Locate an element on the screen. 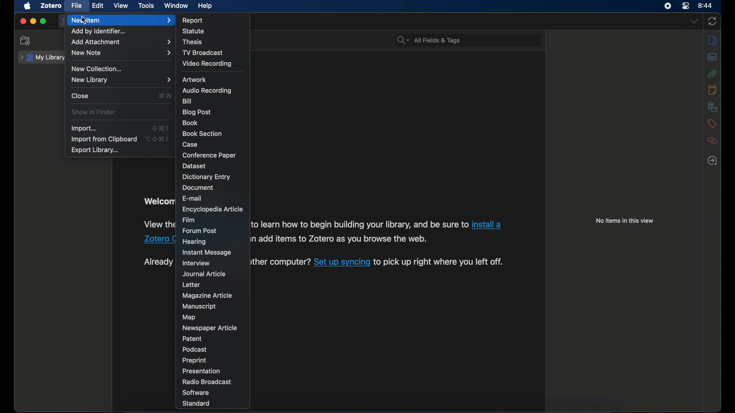 The image size is (735, 413). patent is located at coordinates (193, 339).